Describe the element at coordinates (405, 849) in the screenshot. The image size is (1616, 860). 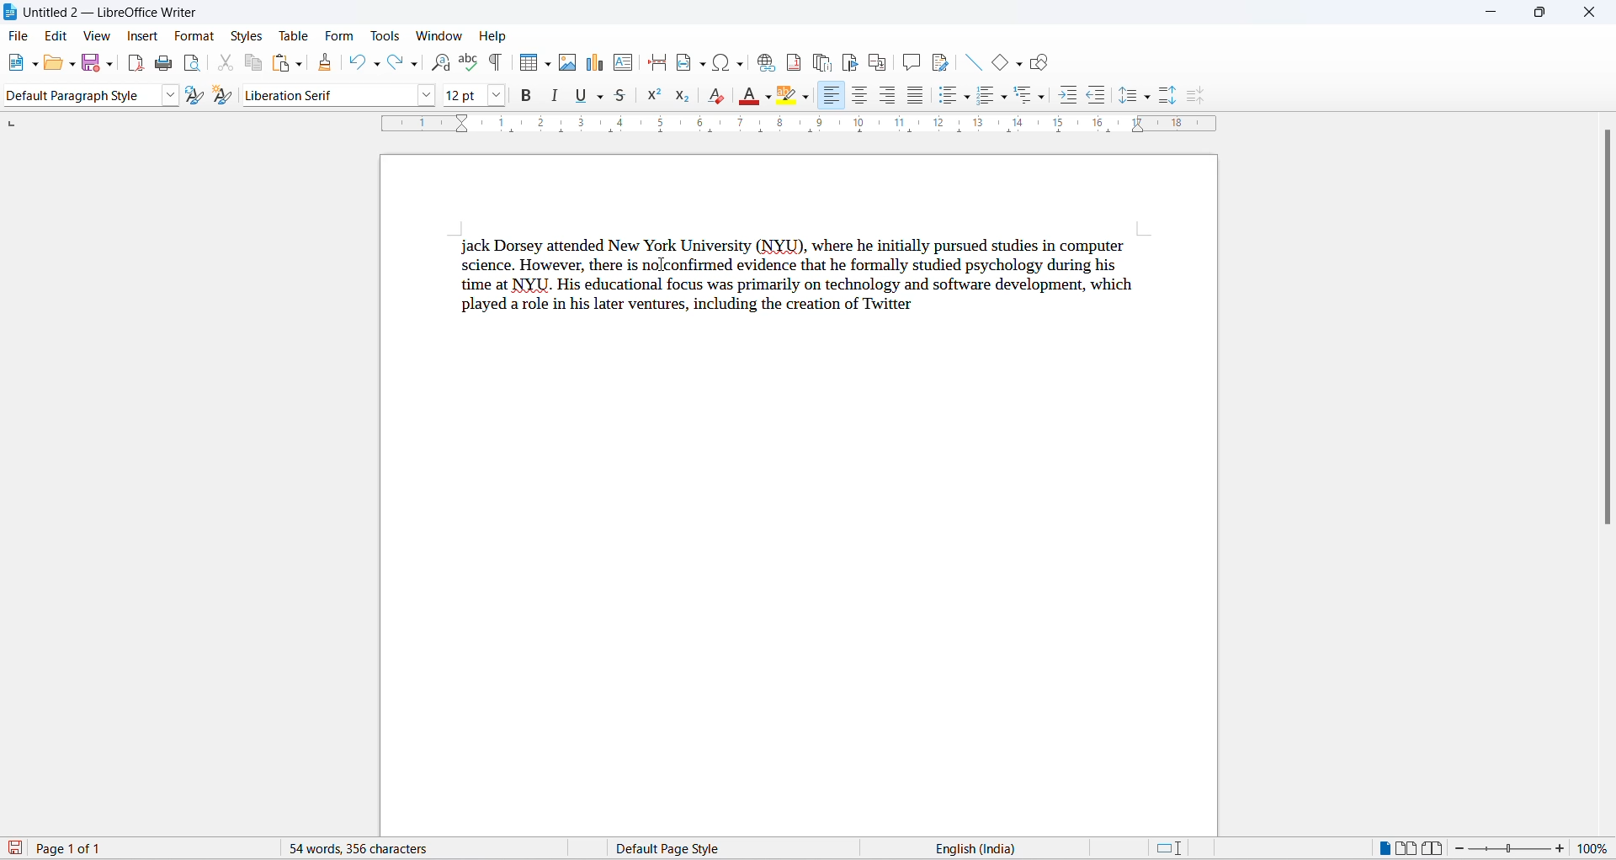
I see `54 words, 356 characters` at that location.